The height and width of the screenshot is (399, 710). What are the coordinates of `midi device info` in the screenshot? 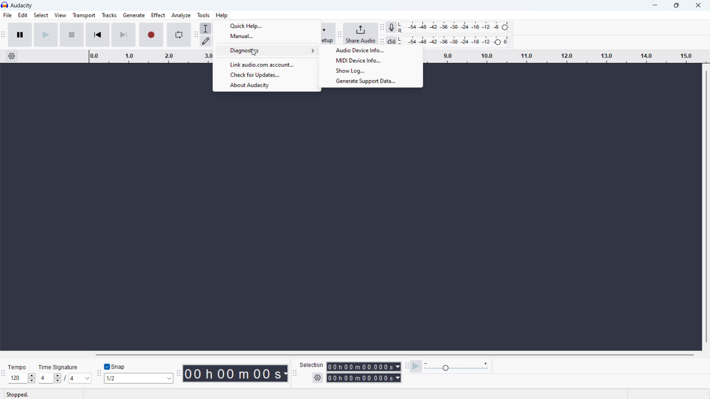 It's located at (371, 61).